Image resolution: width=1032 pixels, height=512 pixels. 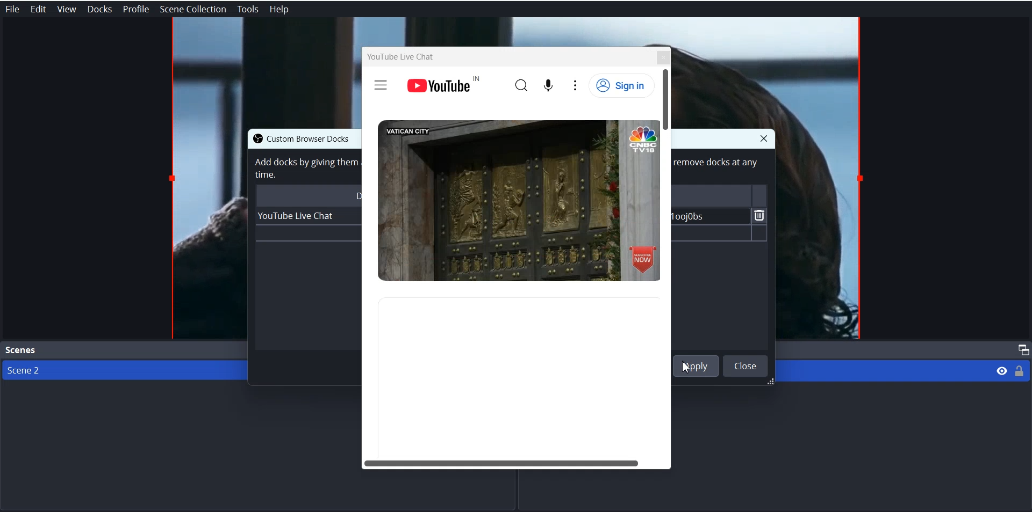 What do you see at coordinates (206, 233) in the screenshot?
I see `File Preview window` at bounding box center [206, 233].